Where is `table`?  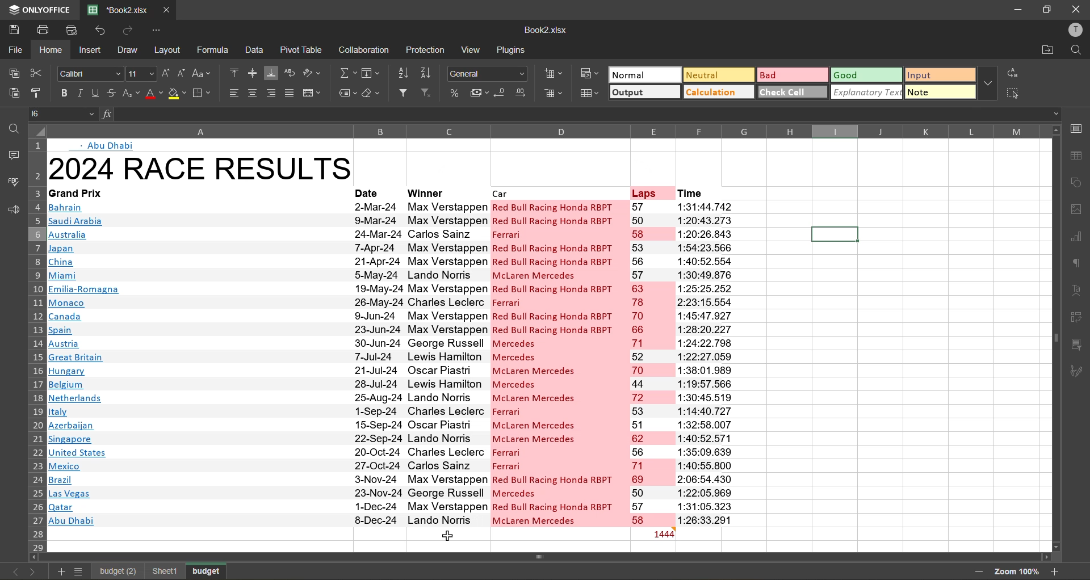
table is located at coordinates (1079, 155).